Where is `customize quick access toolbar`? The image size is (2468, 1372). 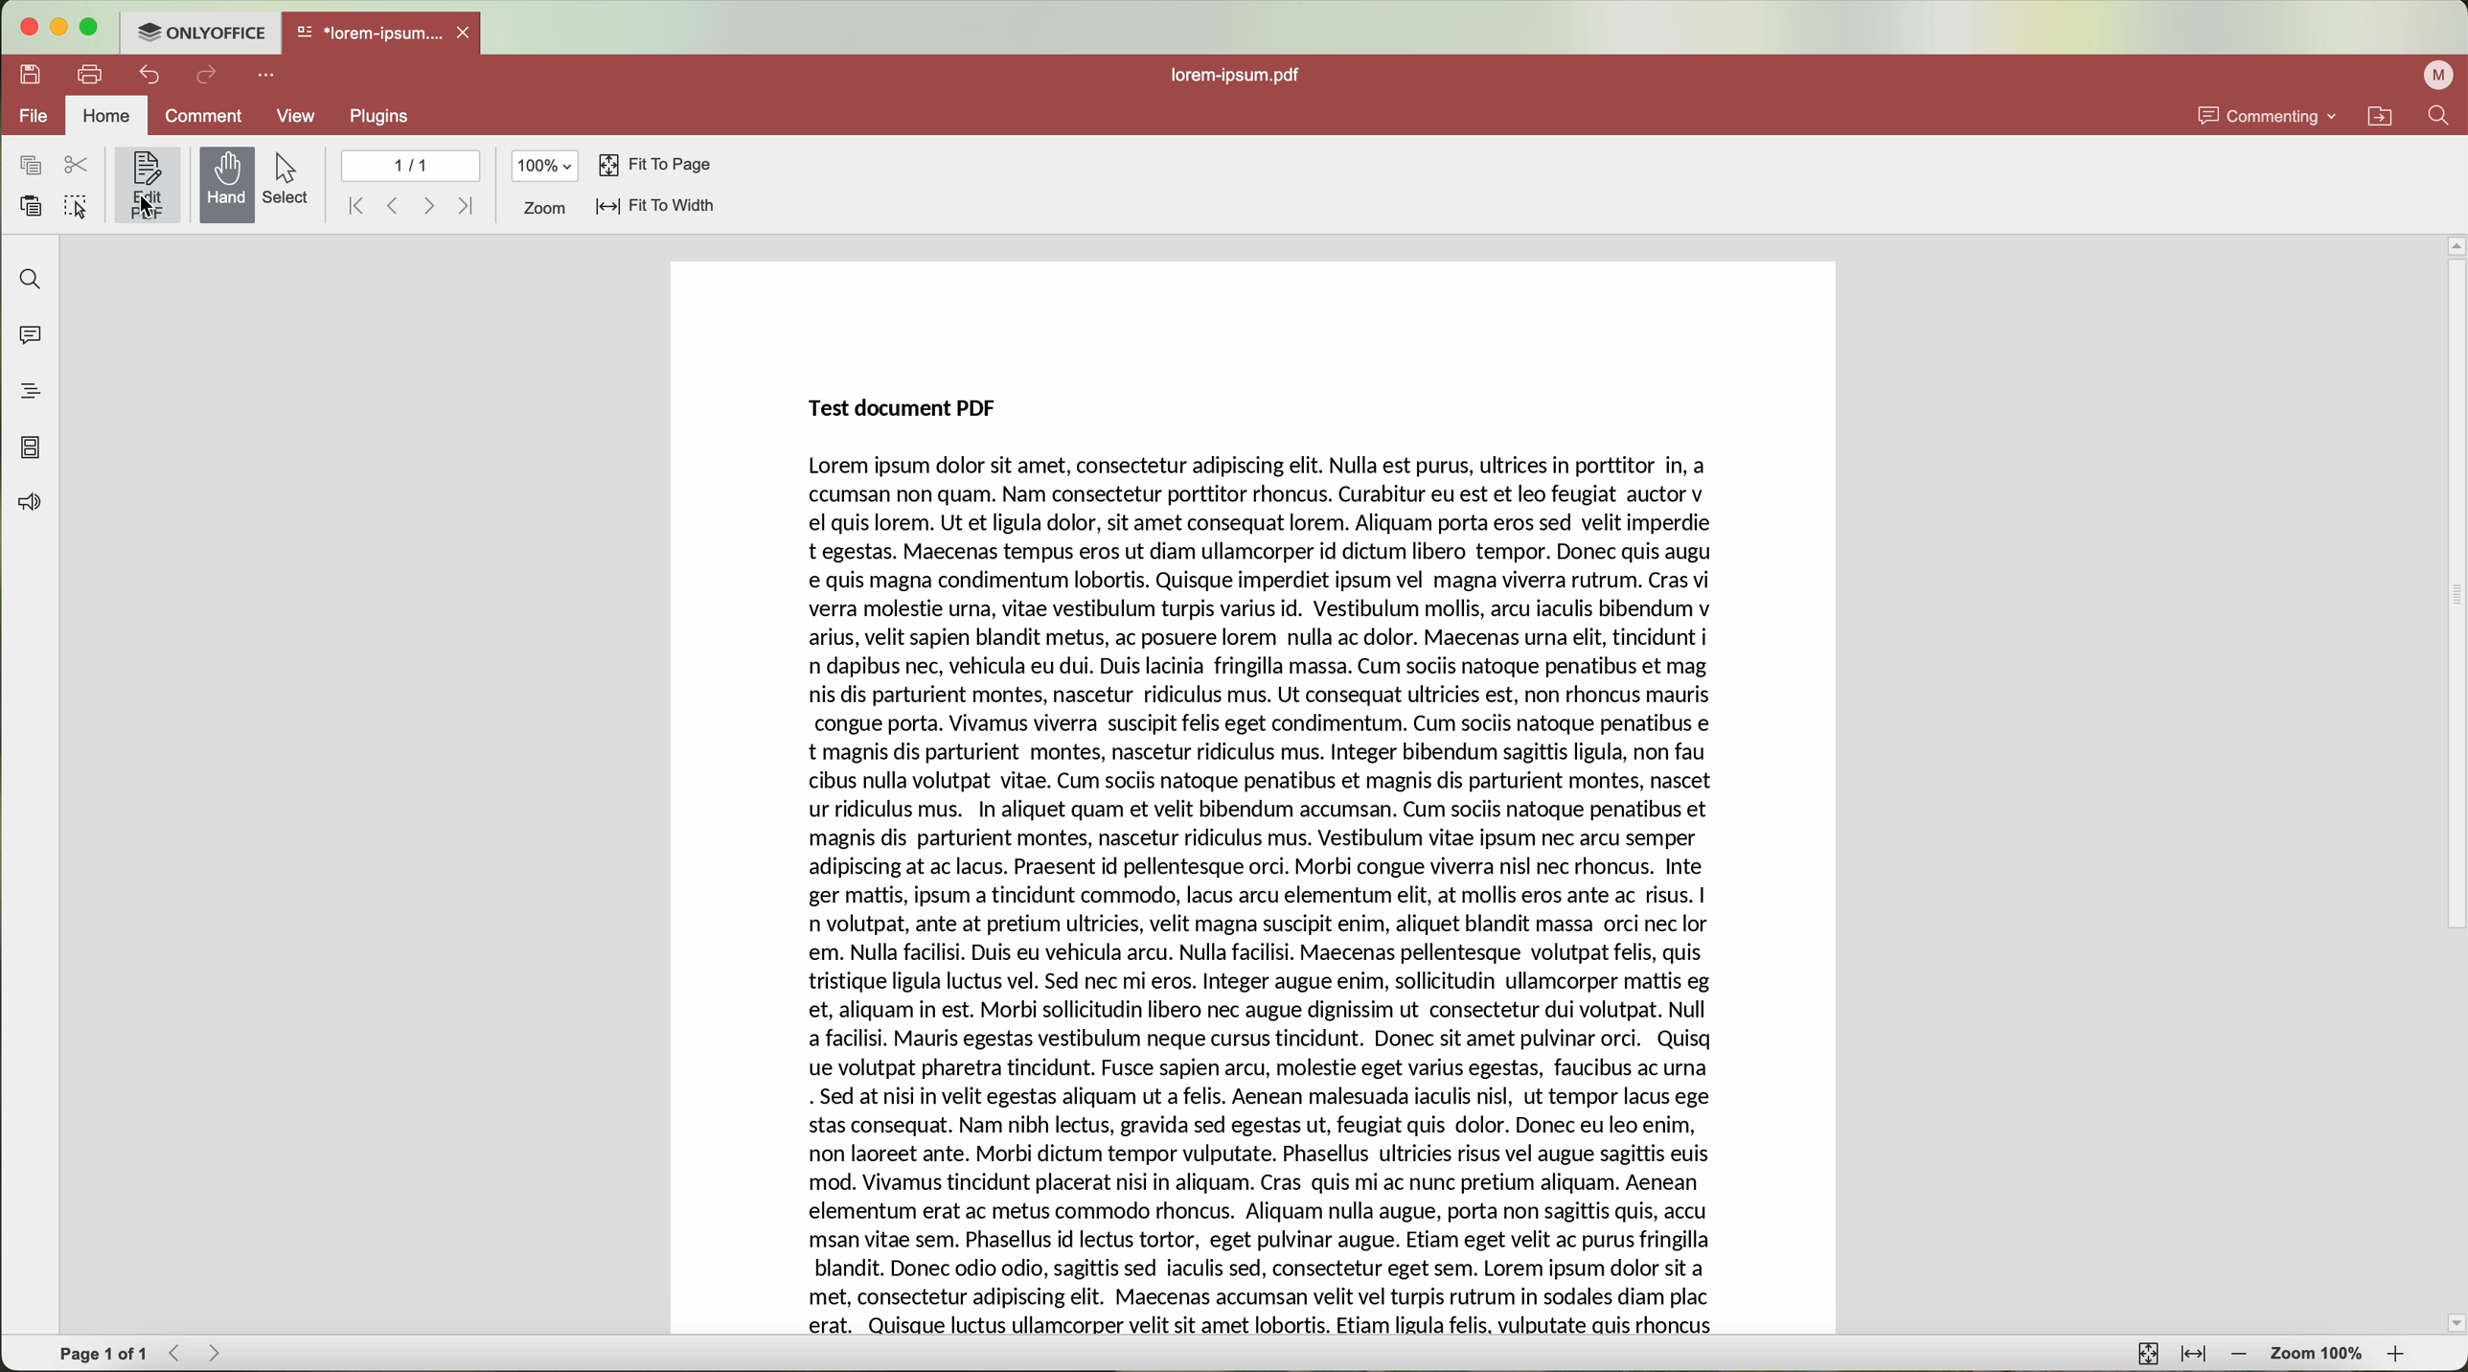 customize quick access toolbar is located at coordinates (270, 77).